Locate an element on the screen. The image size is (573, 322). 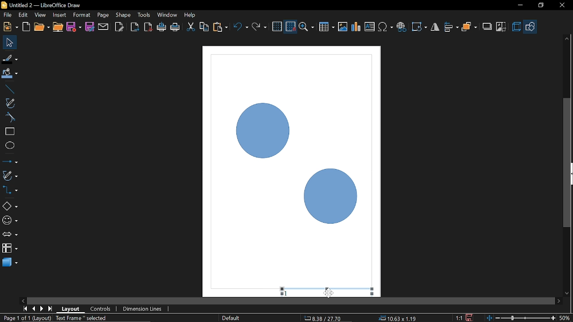
3d shapes is located at coordinates (10, 262).